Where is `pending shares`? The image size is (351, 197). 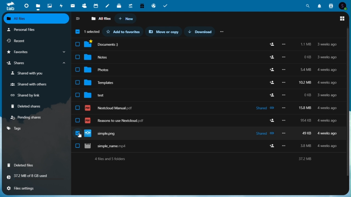 pending shares is located at coordinates (27, 117).